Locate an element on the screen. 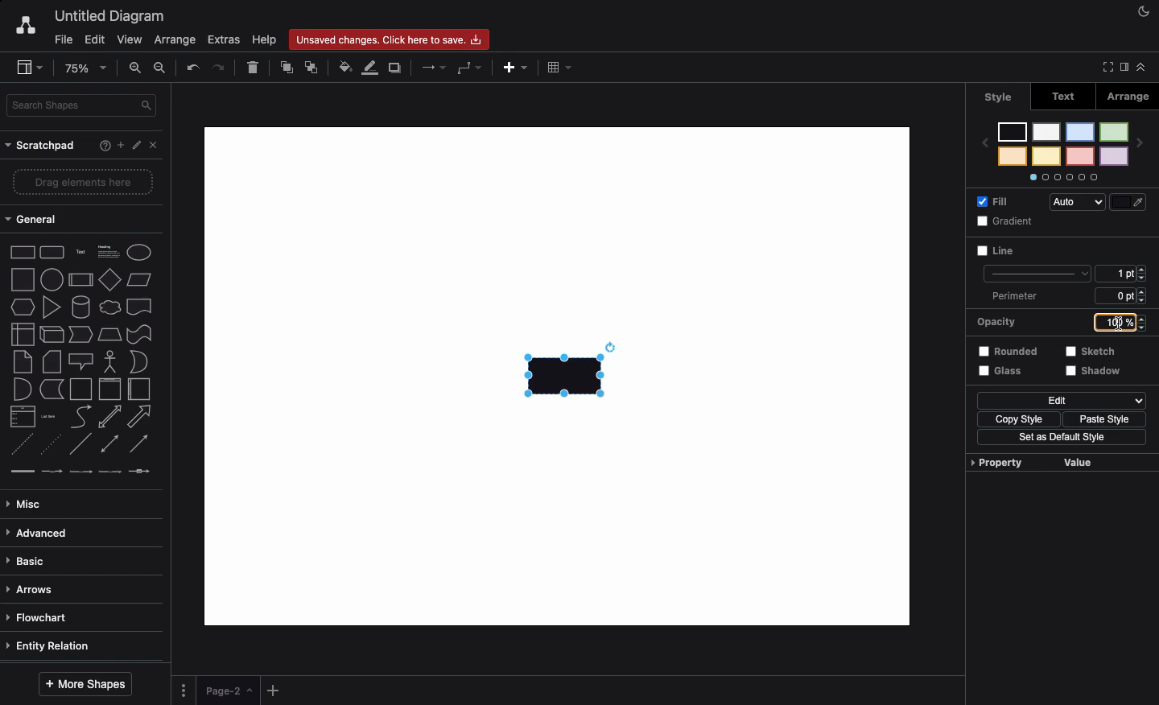 The height and width of the screenshot is (705, 1159). Waypoints is located at coordinates (468, 68).